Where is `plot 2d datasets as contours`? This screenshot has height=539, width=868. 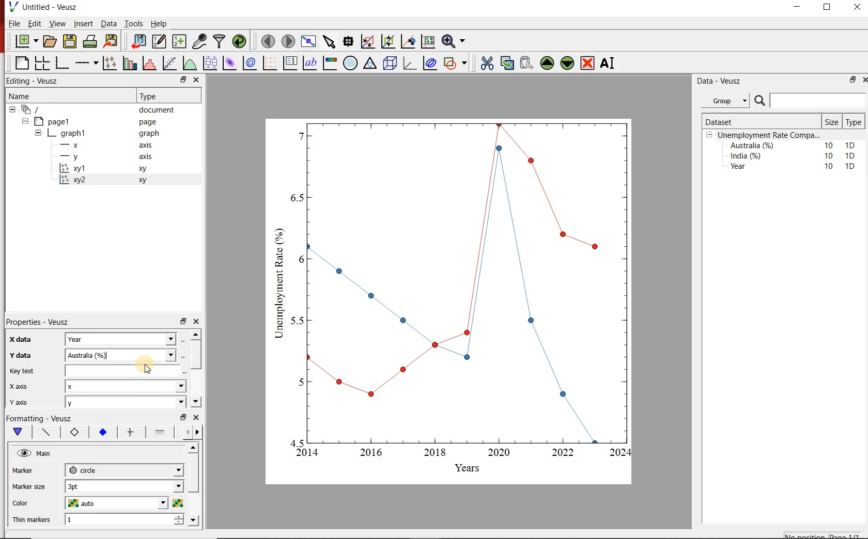 plot 2d datasets as contours is located at coordinates (249, 63).